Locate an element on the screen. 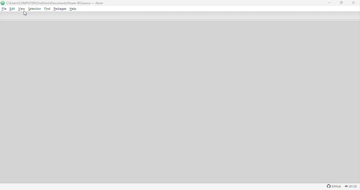 This screenshot has width=360, height=190. Edit is located at coordinates (12, 9).